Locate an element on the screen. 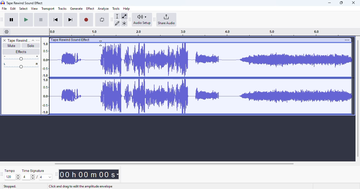 The height and width of the screenshot is (189, 360). audio setup is located at coordinates (142, 19).